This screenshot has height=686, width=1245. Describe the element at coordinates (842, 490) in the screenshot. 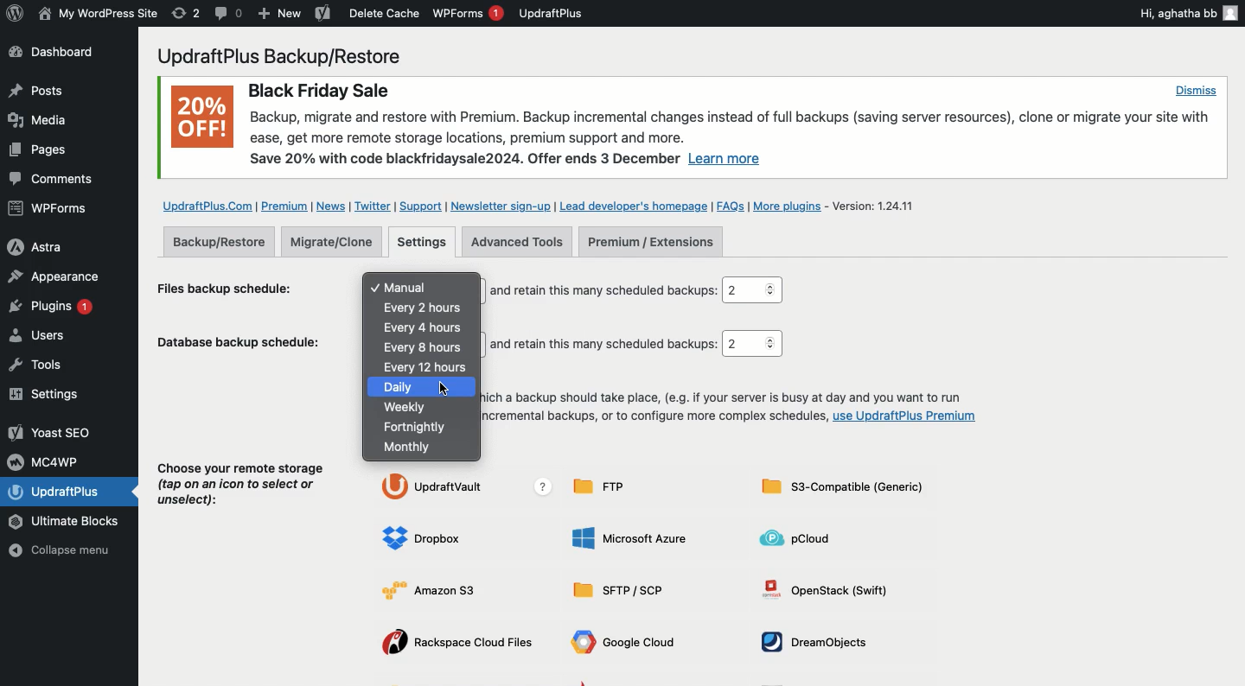

I see `S3-compatible generic` at that location.